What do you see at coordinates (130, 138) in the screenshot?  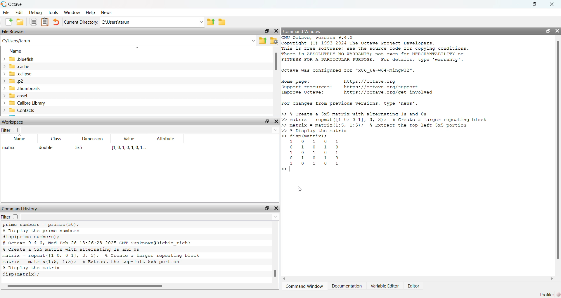 I see `Value` at bounding box center [130, 138].